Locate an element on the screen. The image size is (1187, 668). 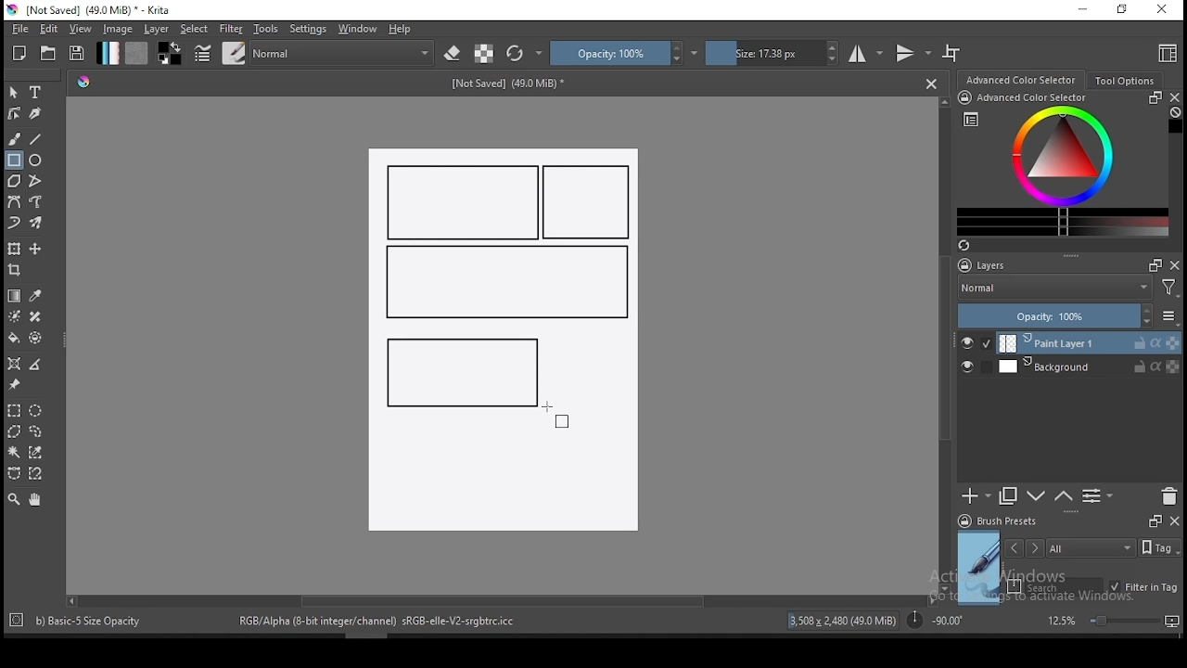
layer is located at coordinates (1089, 366).